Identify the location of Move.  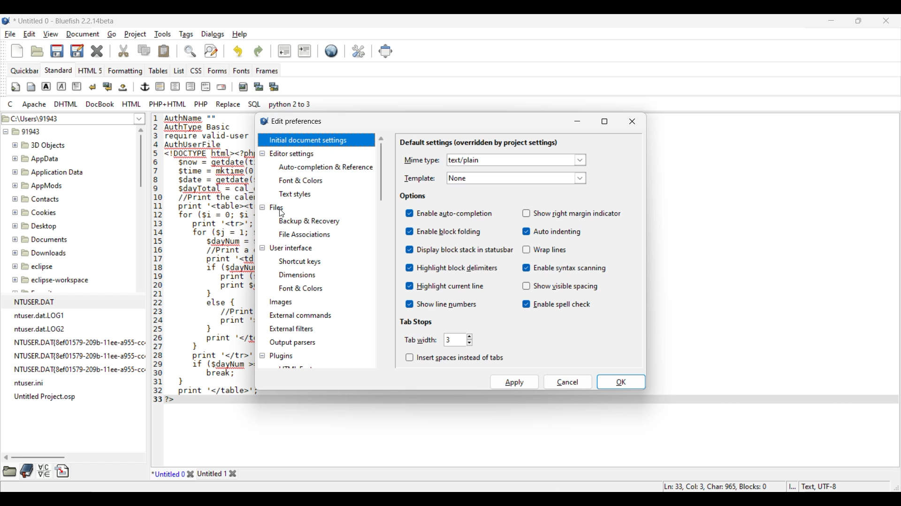
(386, 51).